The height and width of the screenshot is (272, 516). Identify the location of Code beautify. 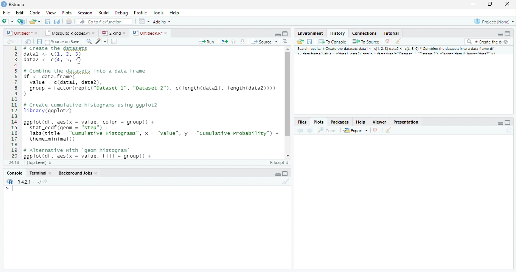
(102, 42).